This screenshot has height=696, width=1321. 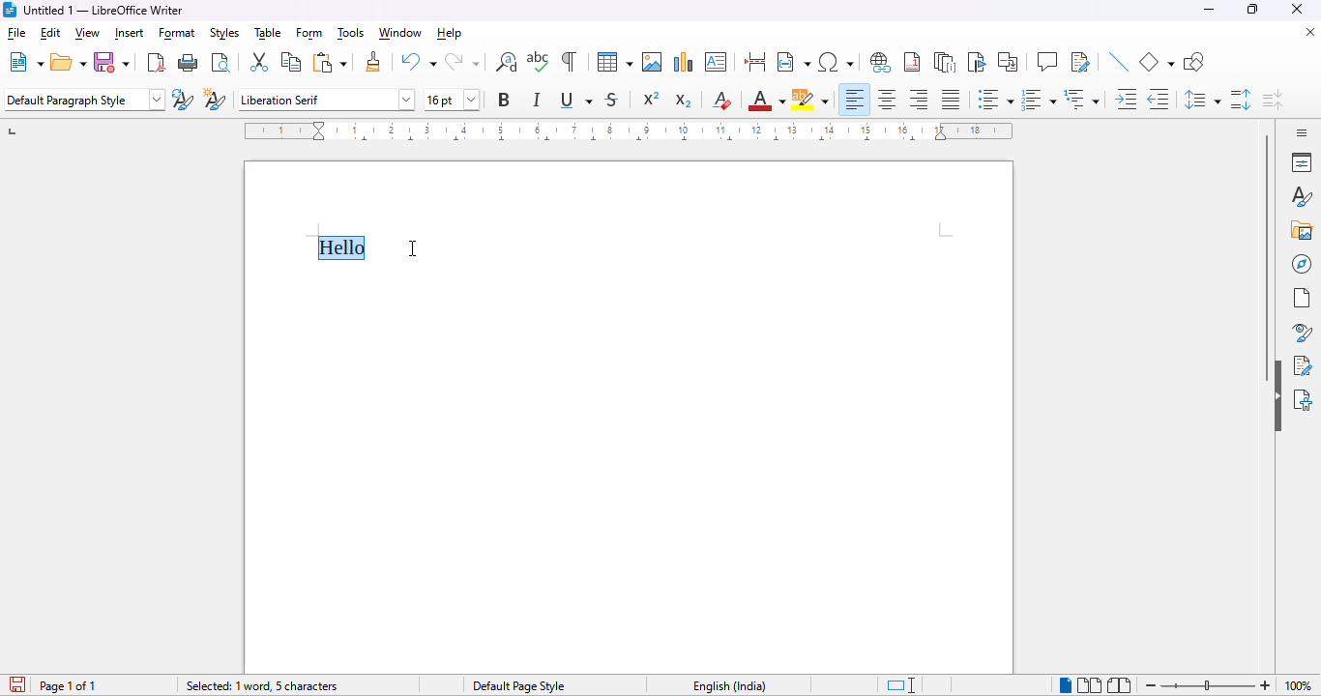 I want to click on select outline format, so click(x=1082, y=99).